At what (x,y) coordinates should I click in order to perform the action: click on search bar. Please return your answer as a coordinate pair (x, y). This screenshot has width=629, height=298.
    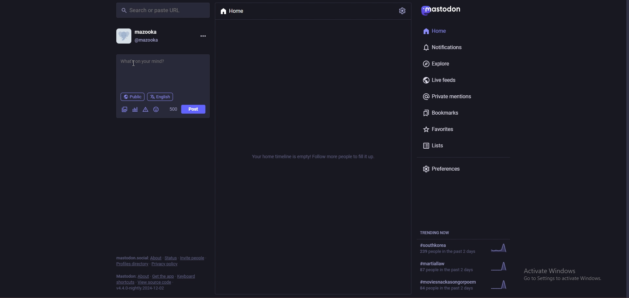
    Looking at the image, I should click on (163, 10).